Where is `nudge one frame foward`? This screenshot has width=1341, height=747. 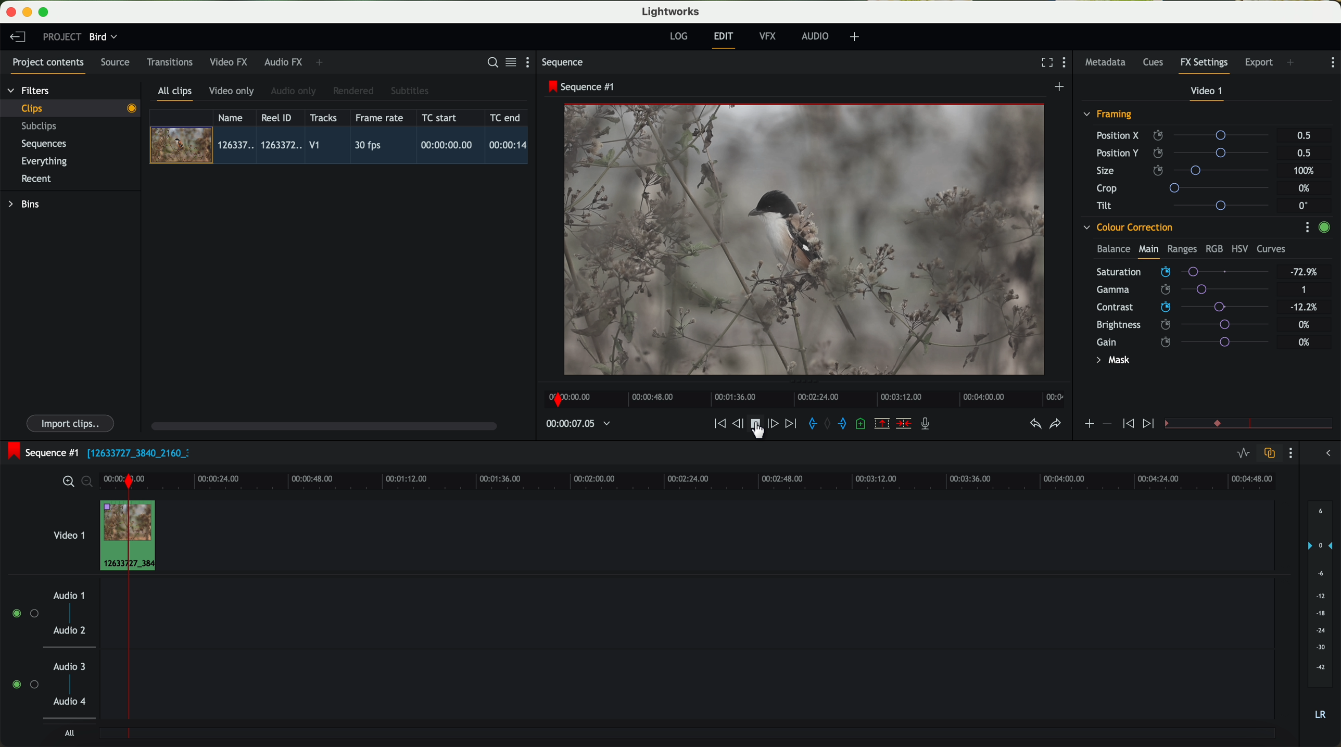
nudge one frame foward is located at coordinates (774, 424).